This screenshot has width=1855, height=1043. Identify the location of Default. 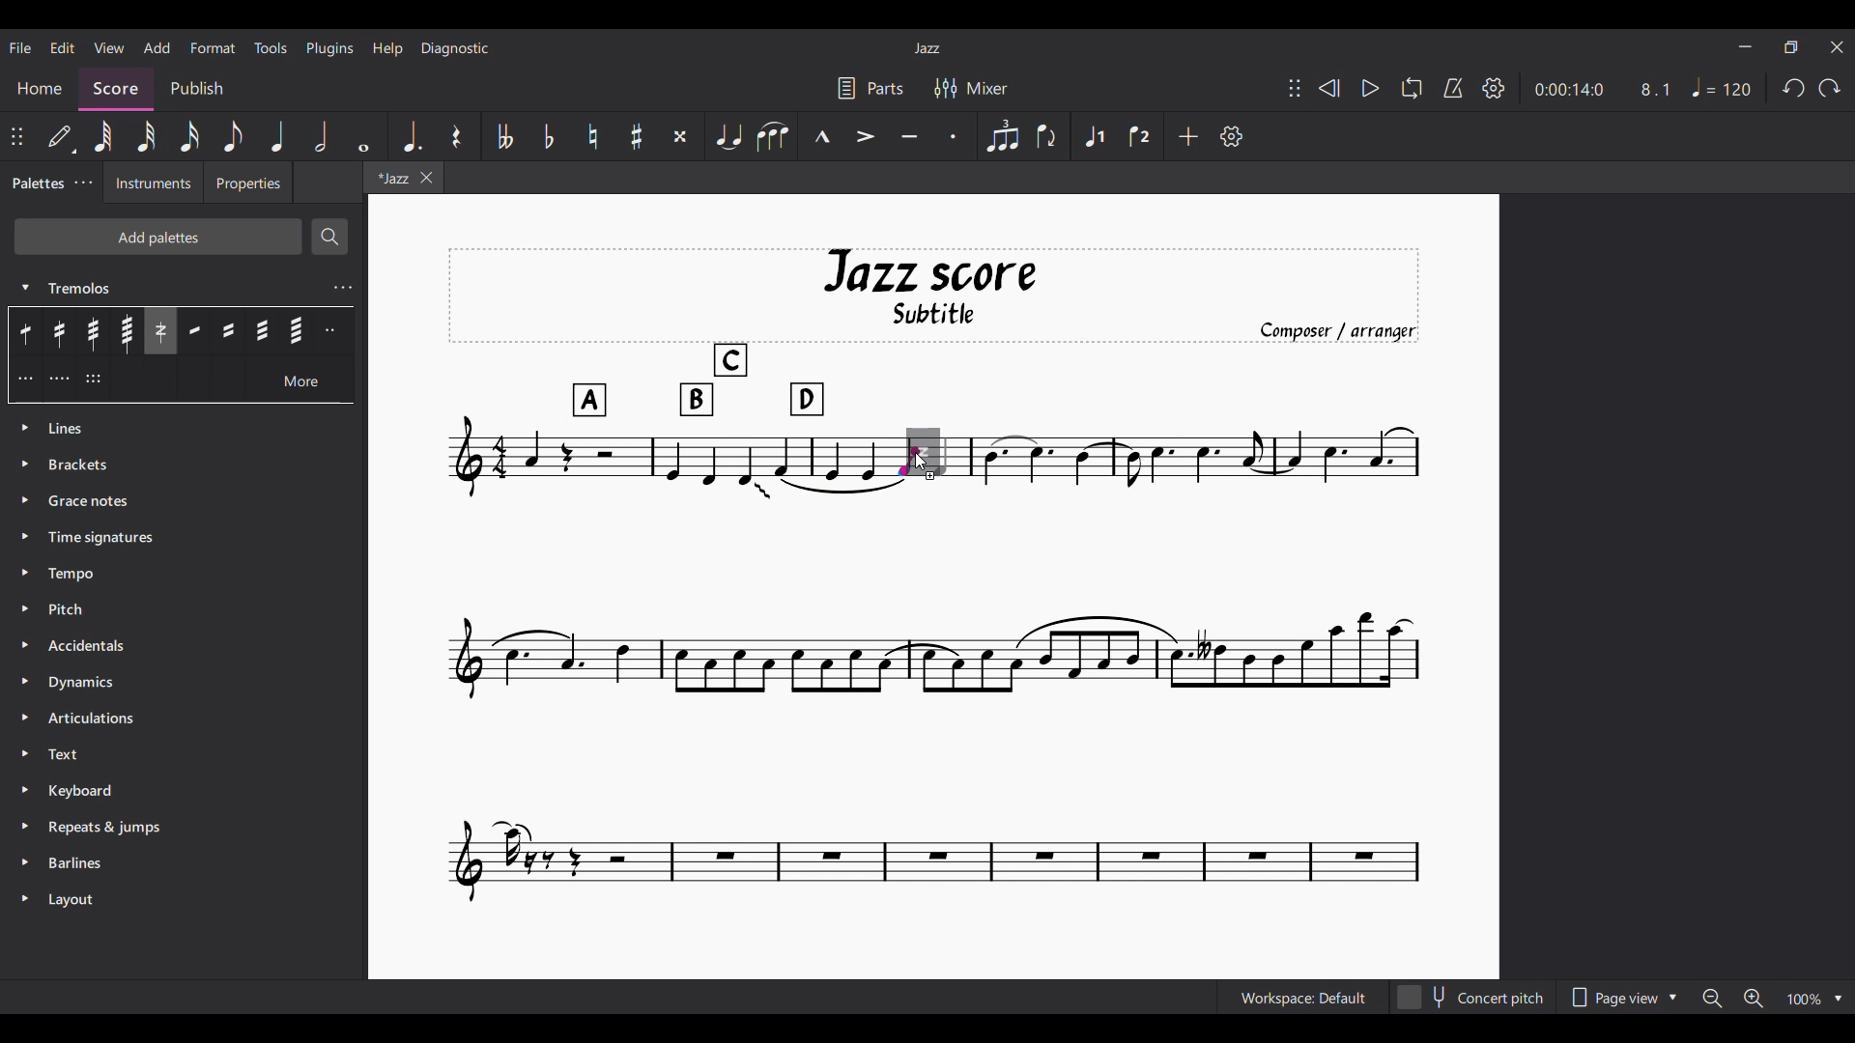
(62, 136).